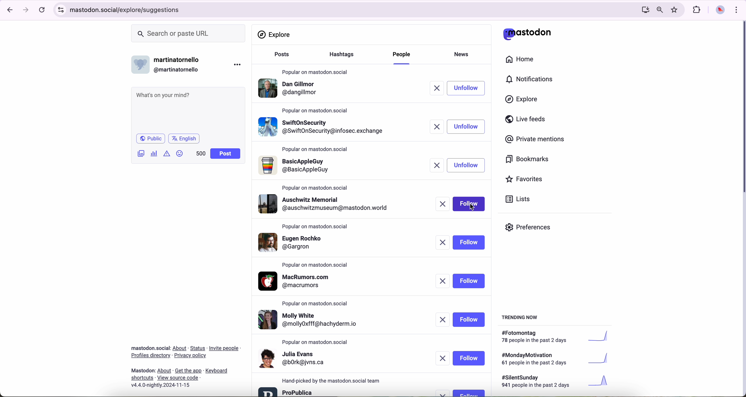 The image size is (746, 397). I want to click on remove, so click(438, 126).